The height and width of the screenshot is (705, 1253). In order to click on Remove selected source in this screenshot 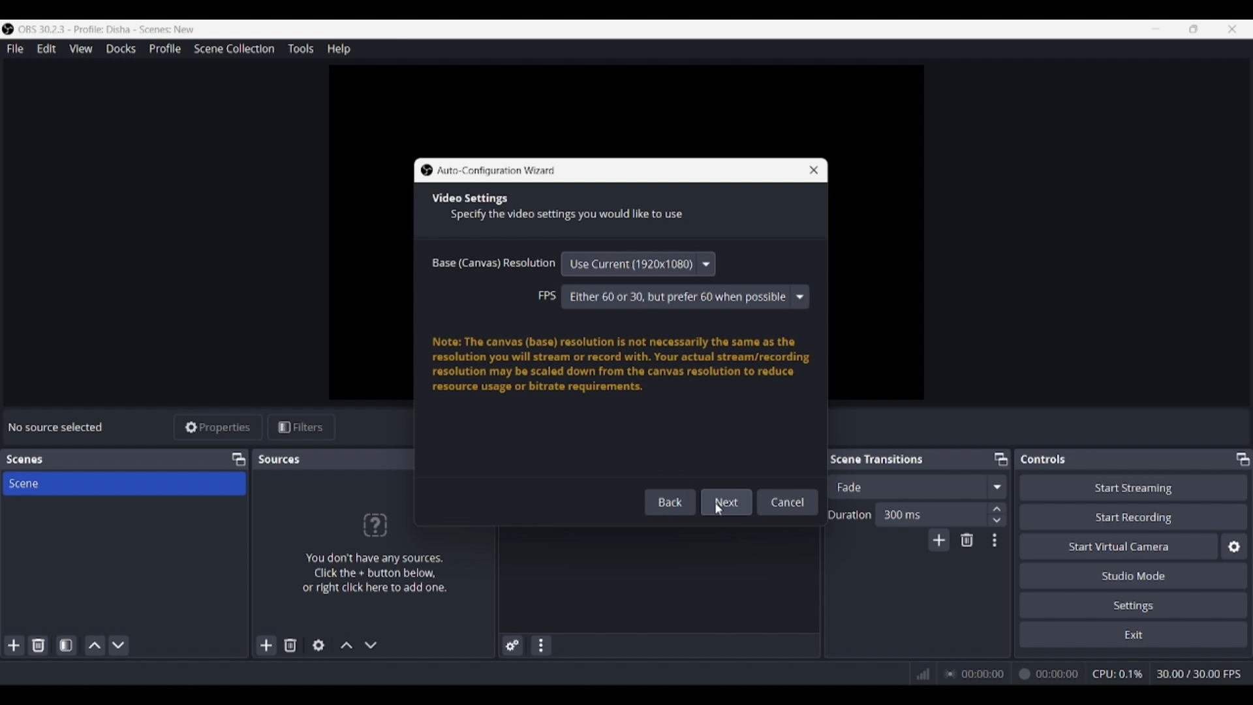, I will do `click(290, 645)`.